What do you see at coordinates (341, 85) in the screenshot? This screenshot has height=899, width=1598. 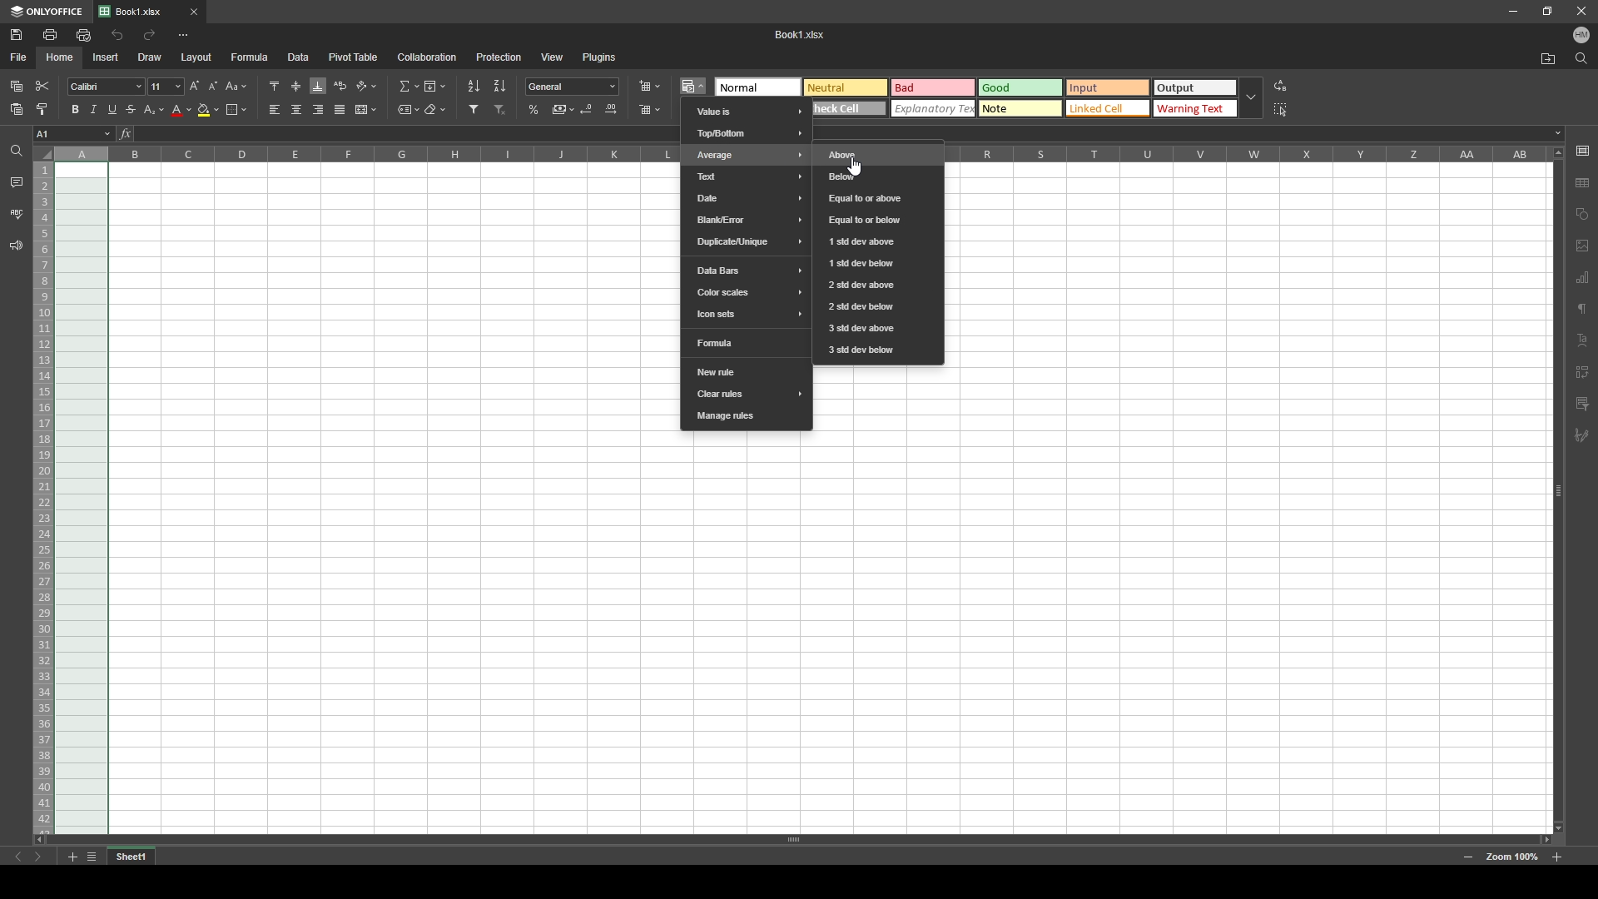 I see `wrap text` at bounding box center [341, 85].